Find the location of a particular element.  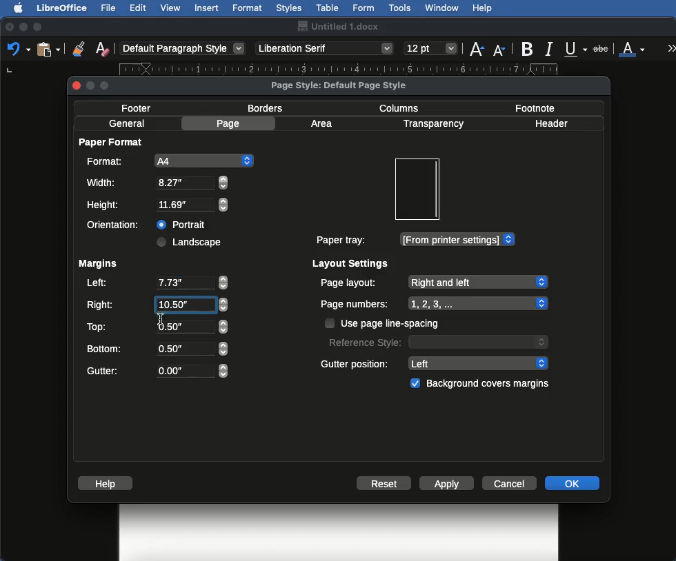

Landscape is located at coordinates (191, 242).